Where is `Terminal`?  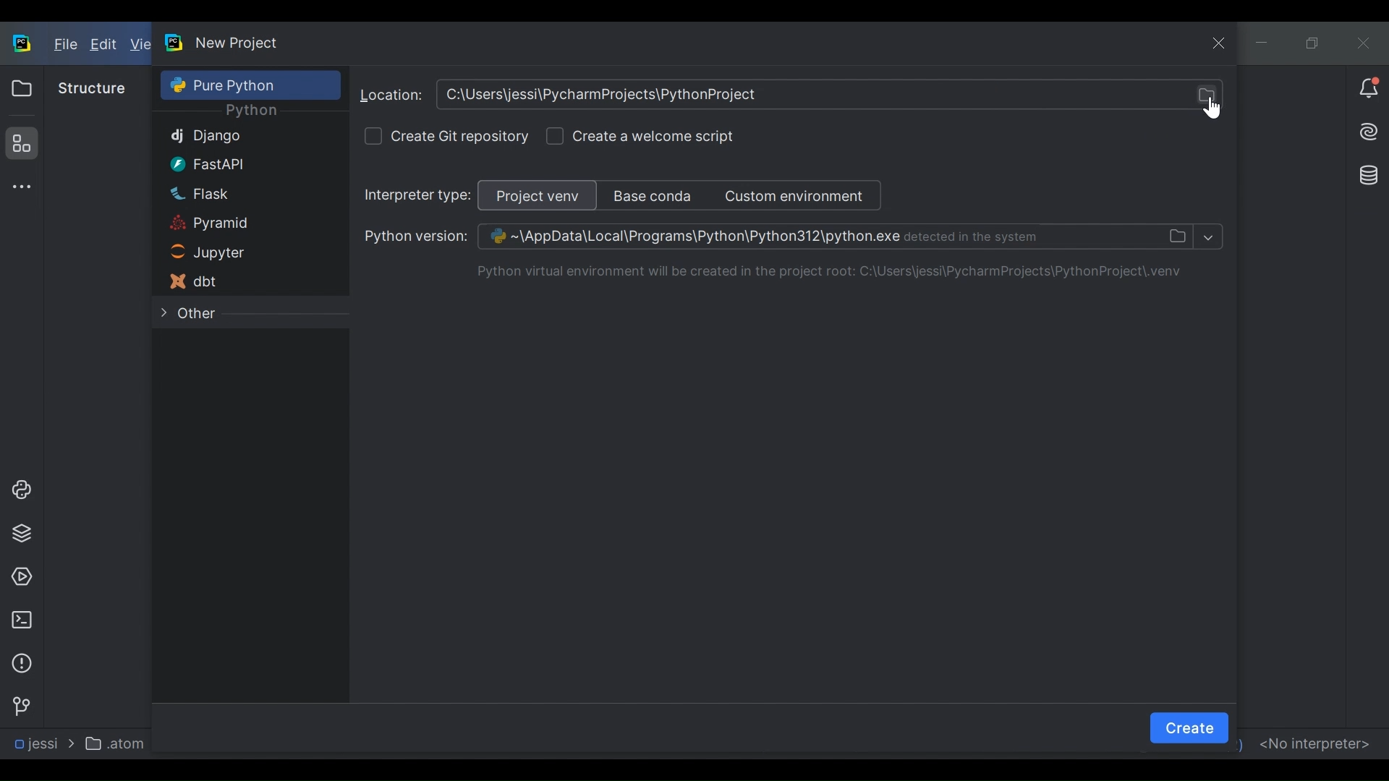
Terminal is located at coordinates (21, 620).